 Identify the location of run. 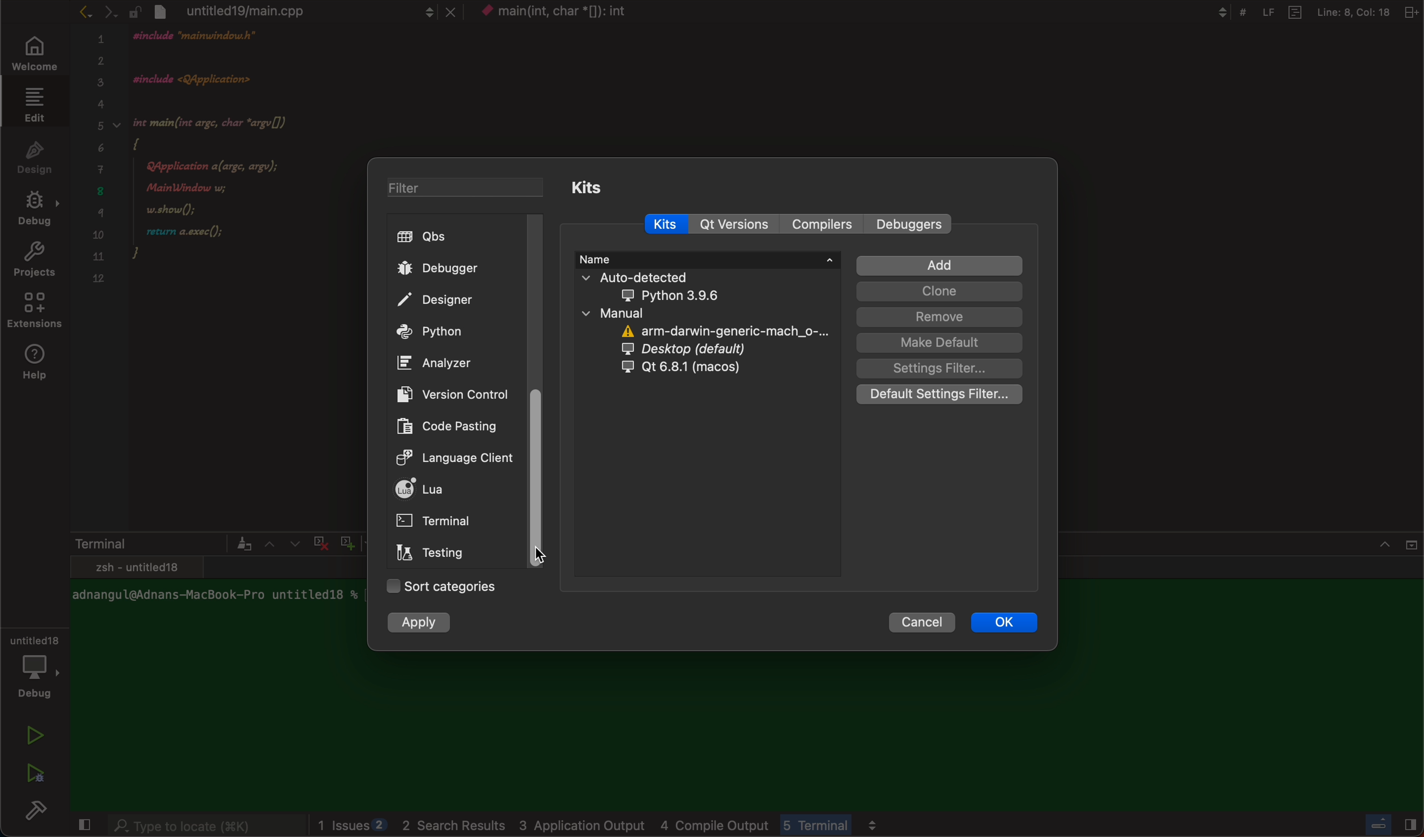
(36, 735).